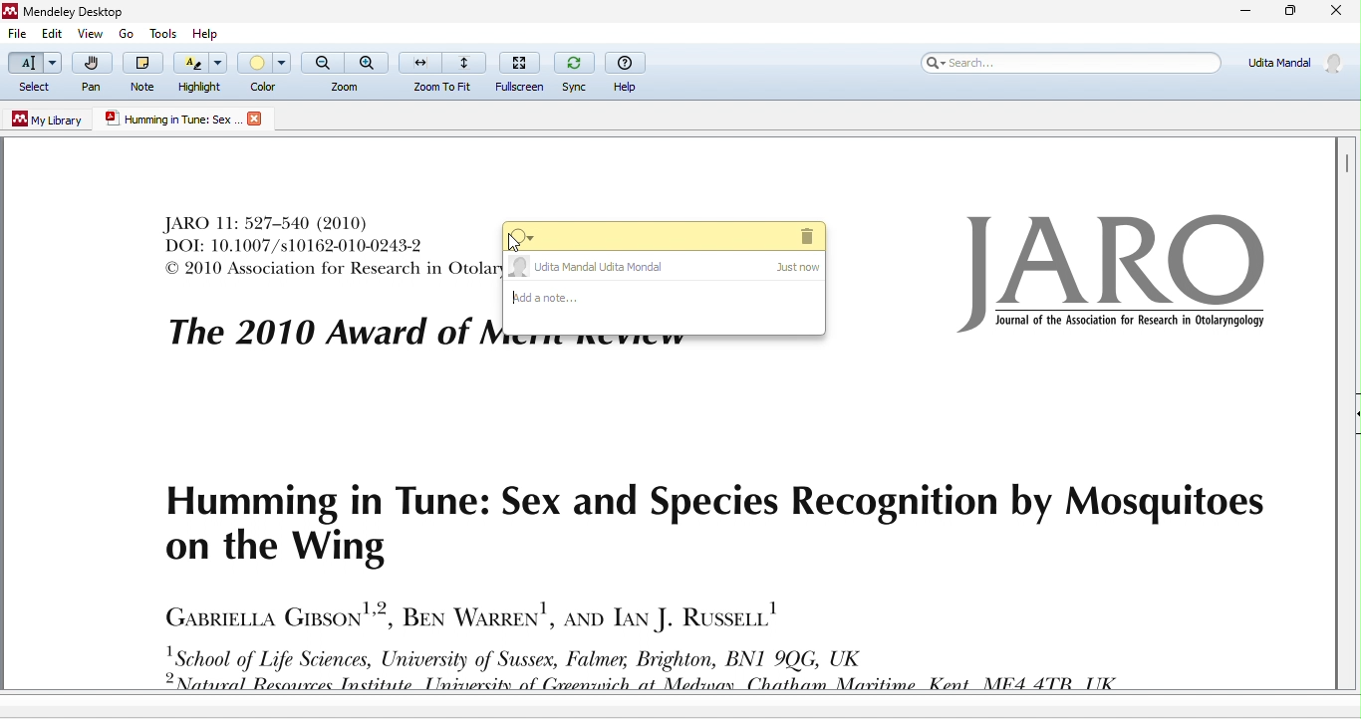 The width and height of the screenshot is (1361, 719). Describe the element at coordinates (124, 34) in the screenshot. I see `go` at that location.